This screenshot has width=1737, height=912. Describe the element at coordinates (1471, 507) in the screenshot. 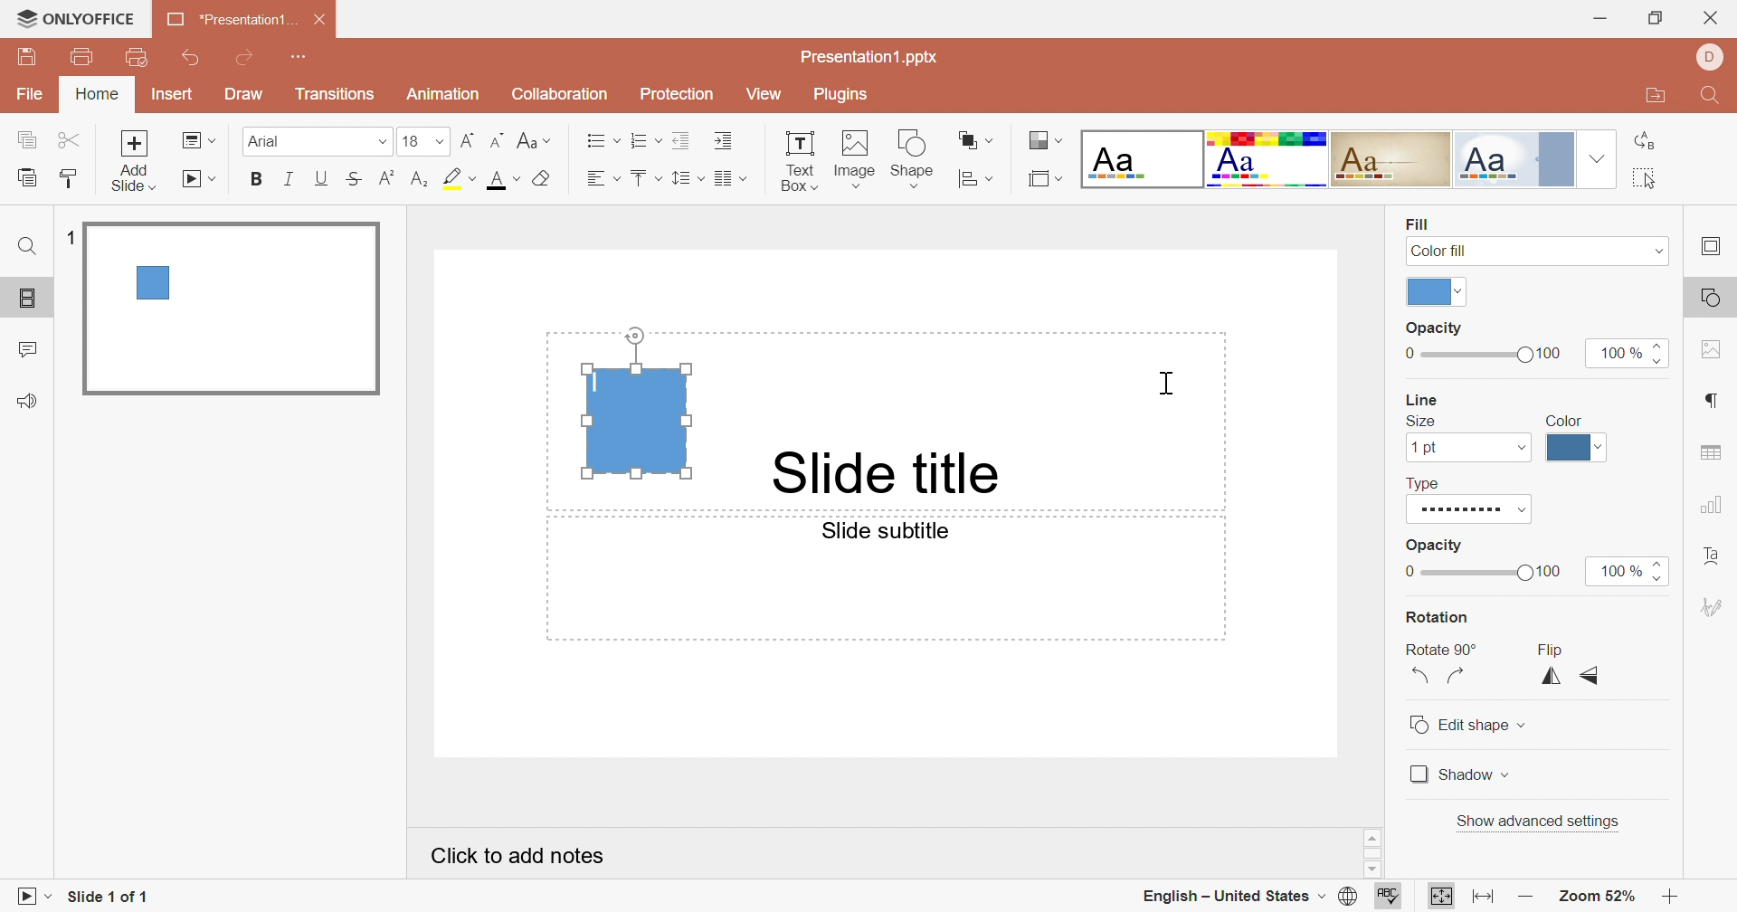

I see `Type of Line` at that location.